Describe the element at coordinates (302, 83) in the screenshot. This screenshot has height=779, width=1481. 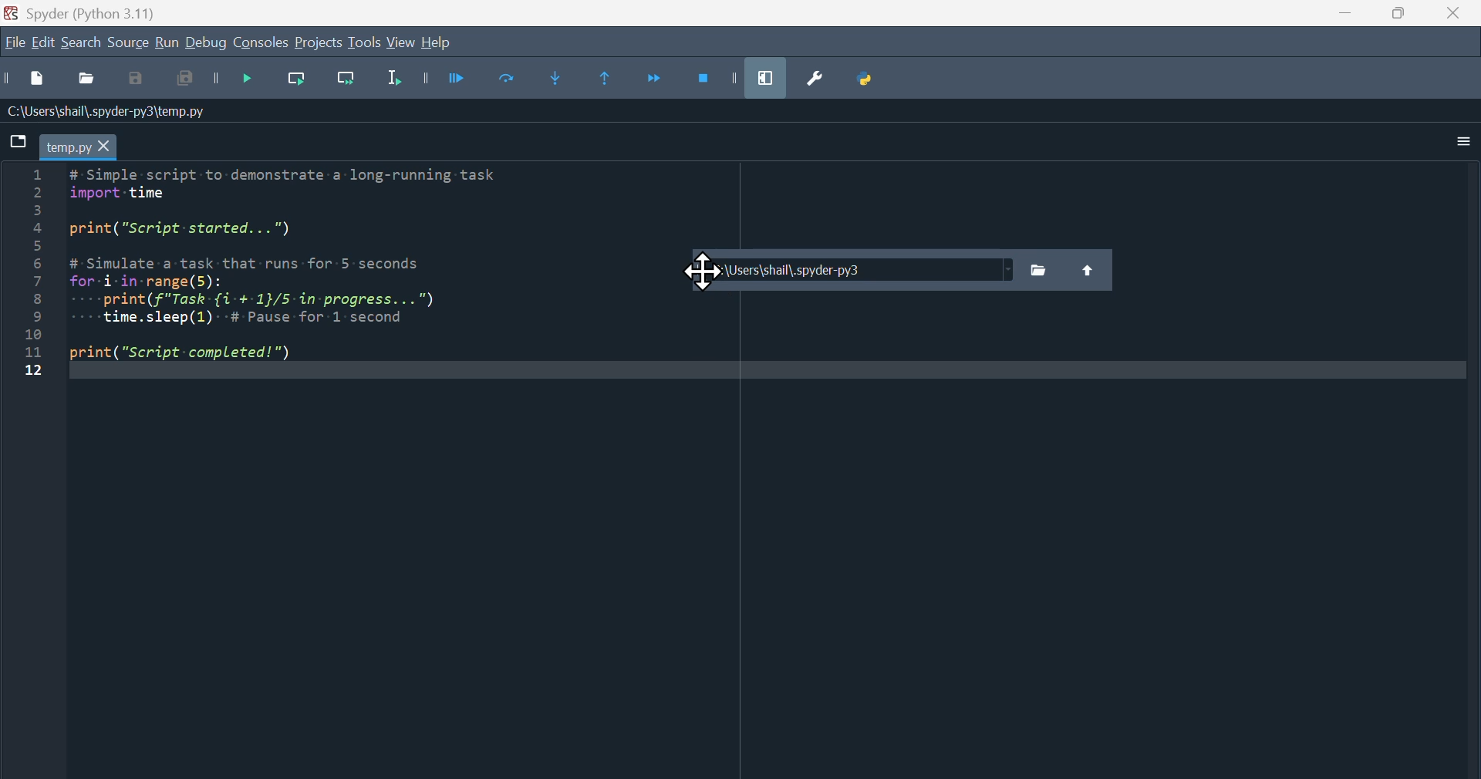
I see `Run current line` at that location.